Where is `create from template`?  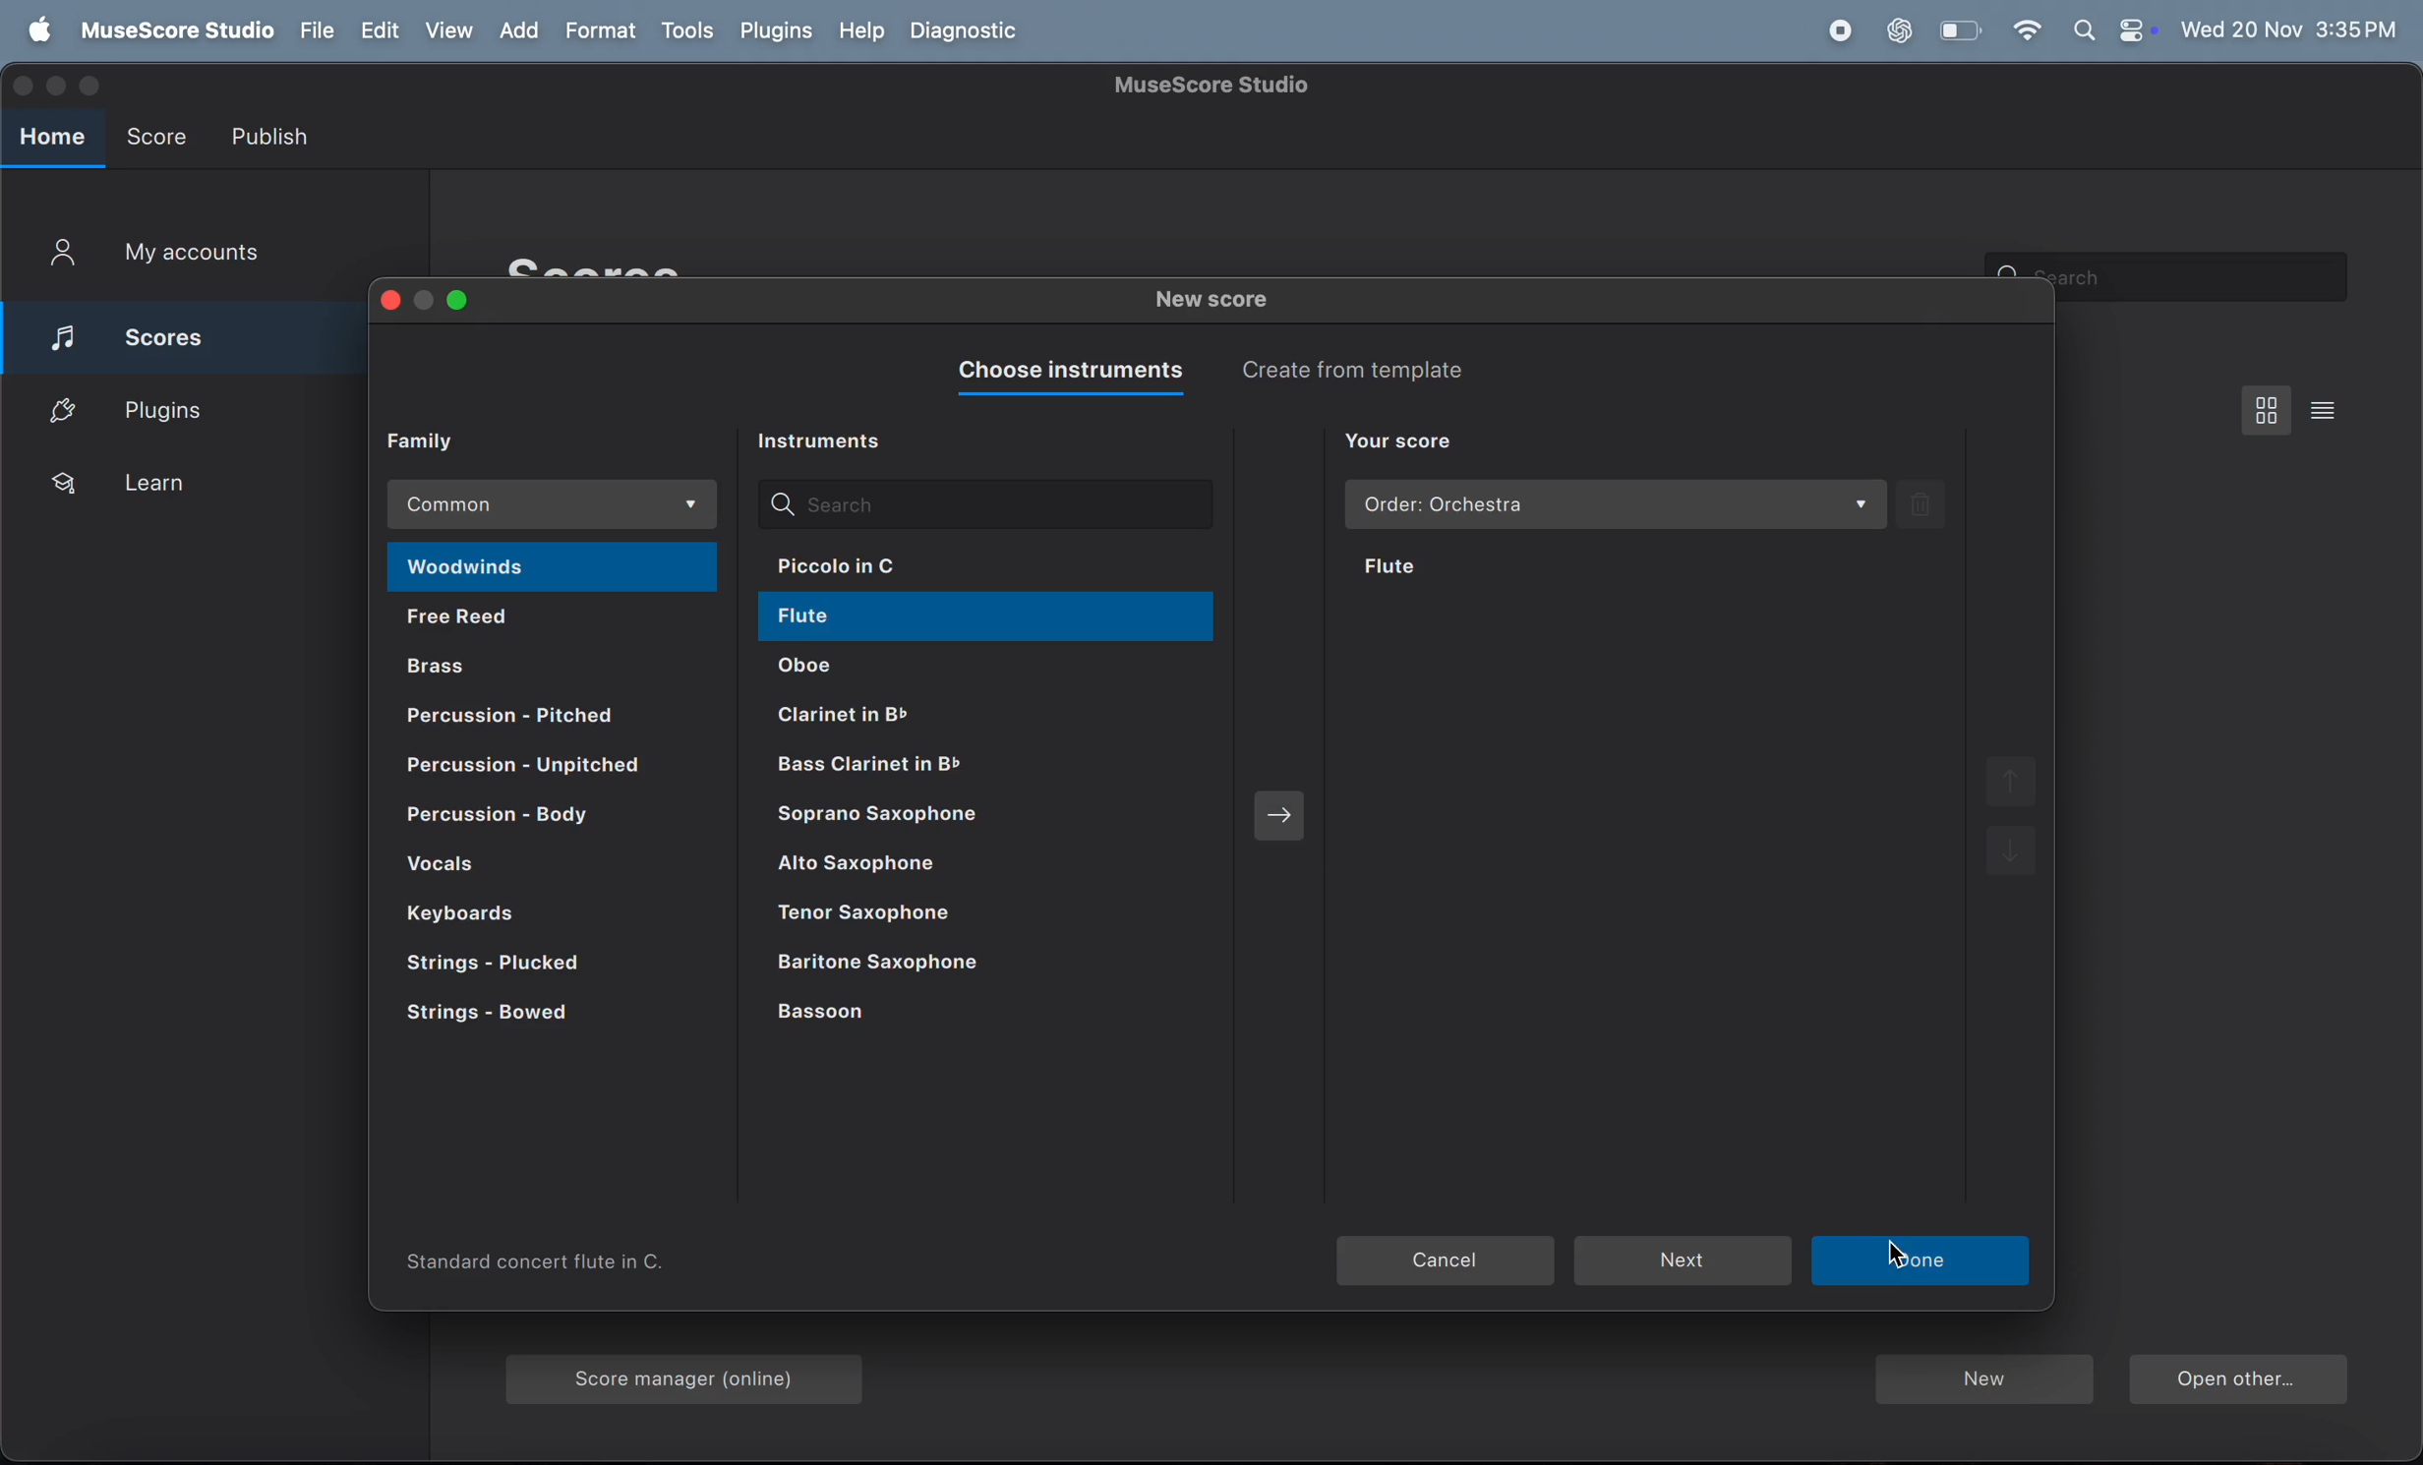 create from template is located at coordinates (1367, 369).